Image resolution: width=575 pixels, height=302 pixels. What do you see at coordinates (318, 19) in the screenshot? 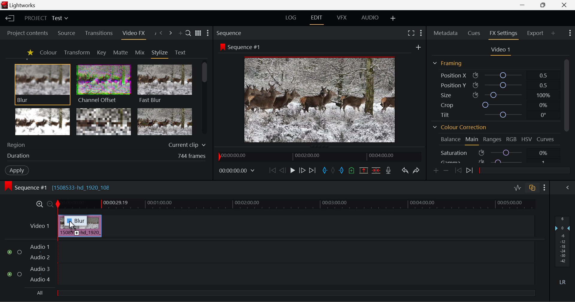
I see `Edit Layout Open` at bounding box center [318, 19].